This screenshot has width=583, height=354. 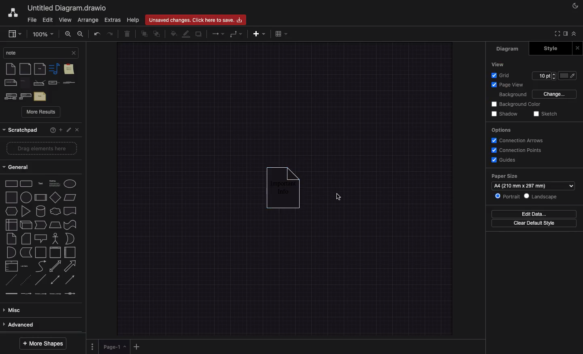 I want to click on square, so click(x=11, y=198).